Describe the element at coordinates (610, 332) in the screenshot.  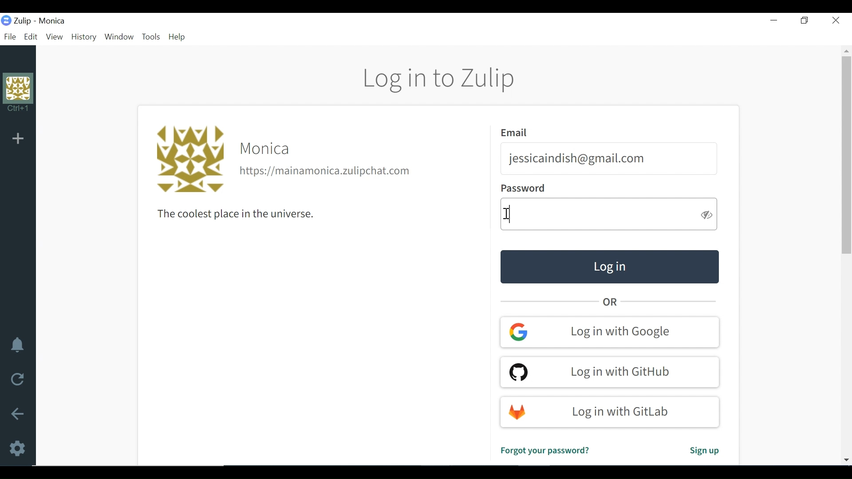
I see `Log in with google` at that location.